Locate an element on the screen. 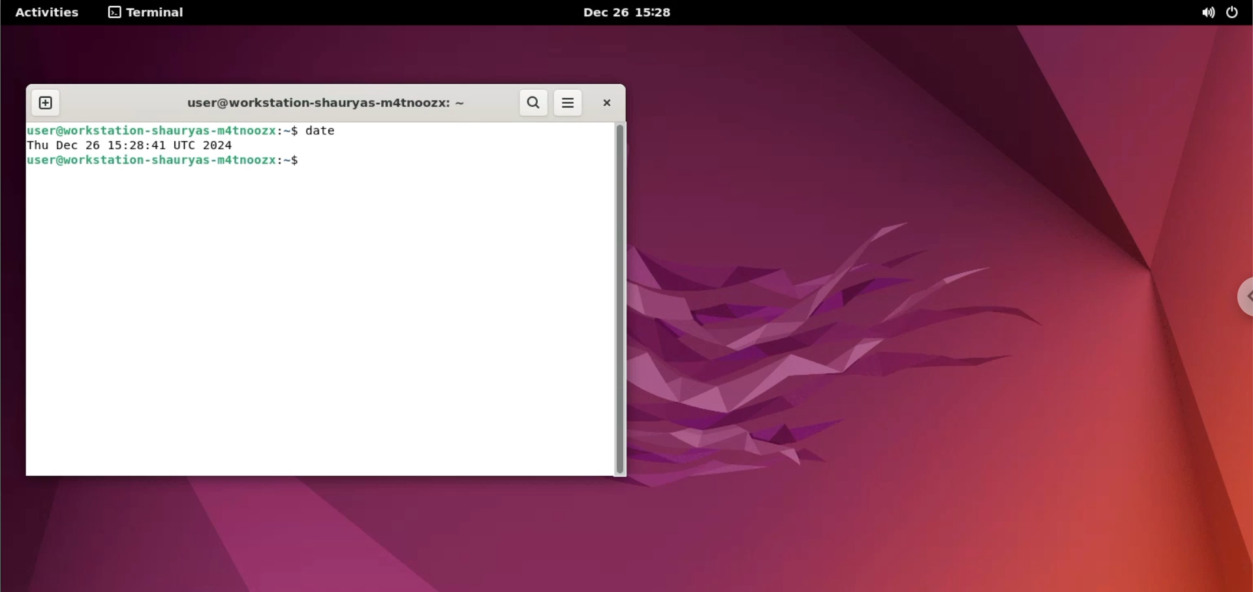  Activities is located at coordinates (44, 14).